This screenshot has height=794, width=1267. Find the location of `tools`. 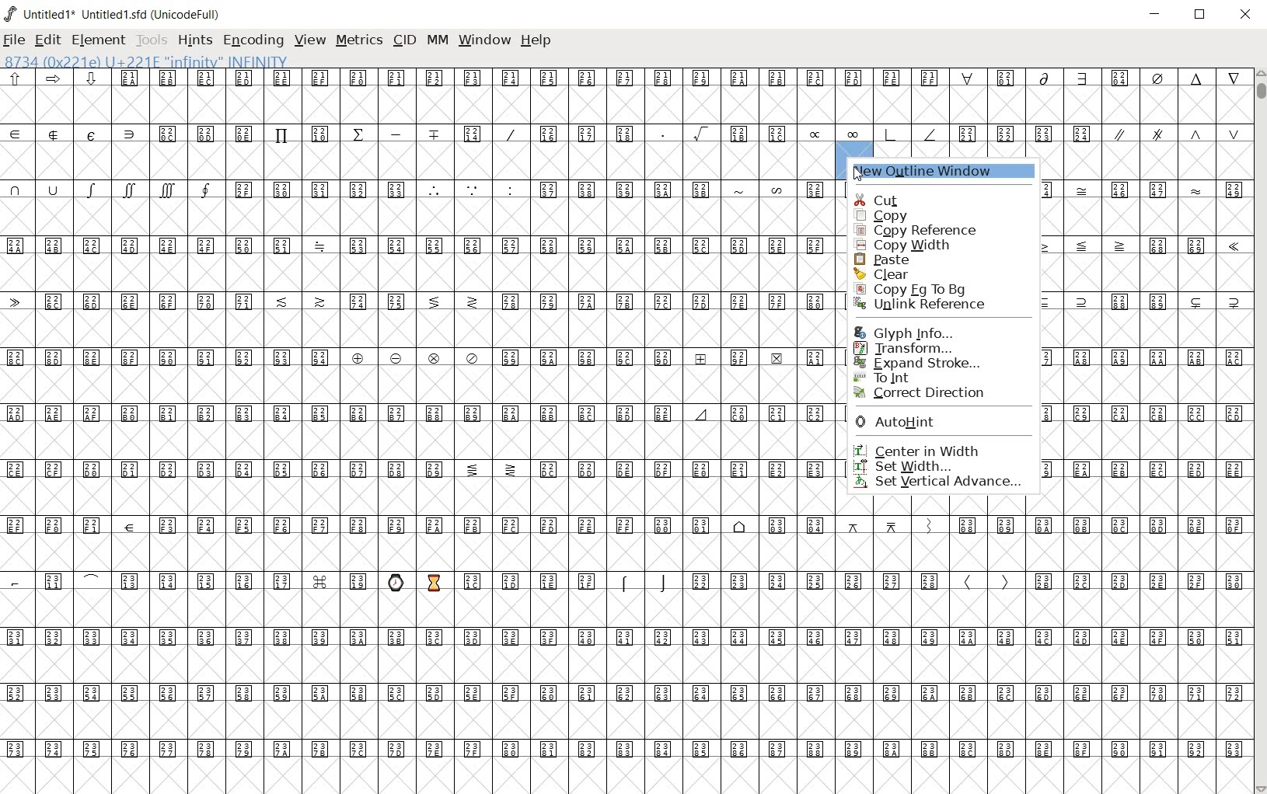

tools is located at coordinates (153, 40).